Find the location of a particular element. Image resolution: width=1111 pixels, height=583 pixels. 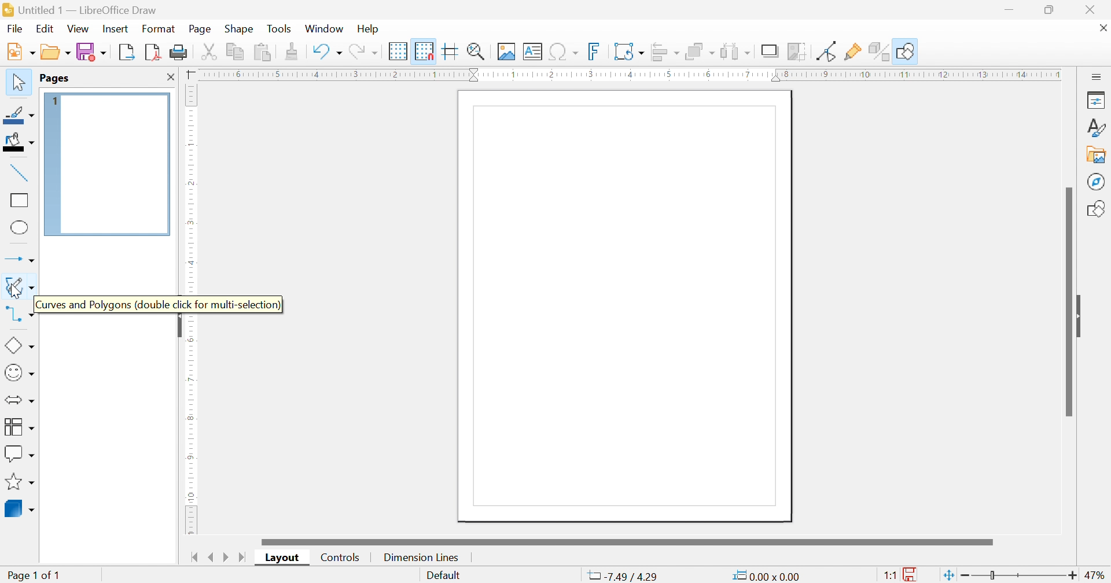

page 1 of 1 is located at coordinates (32, 575).